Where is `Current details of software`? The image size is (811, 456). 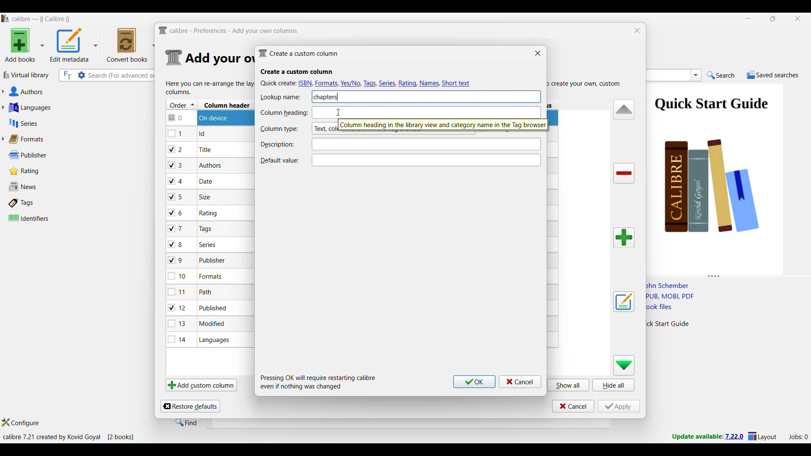 Current details of software is located at coordinates (68, 437).